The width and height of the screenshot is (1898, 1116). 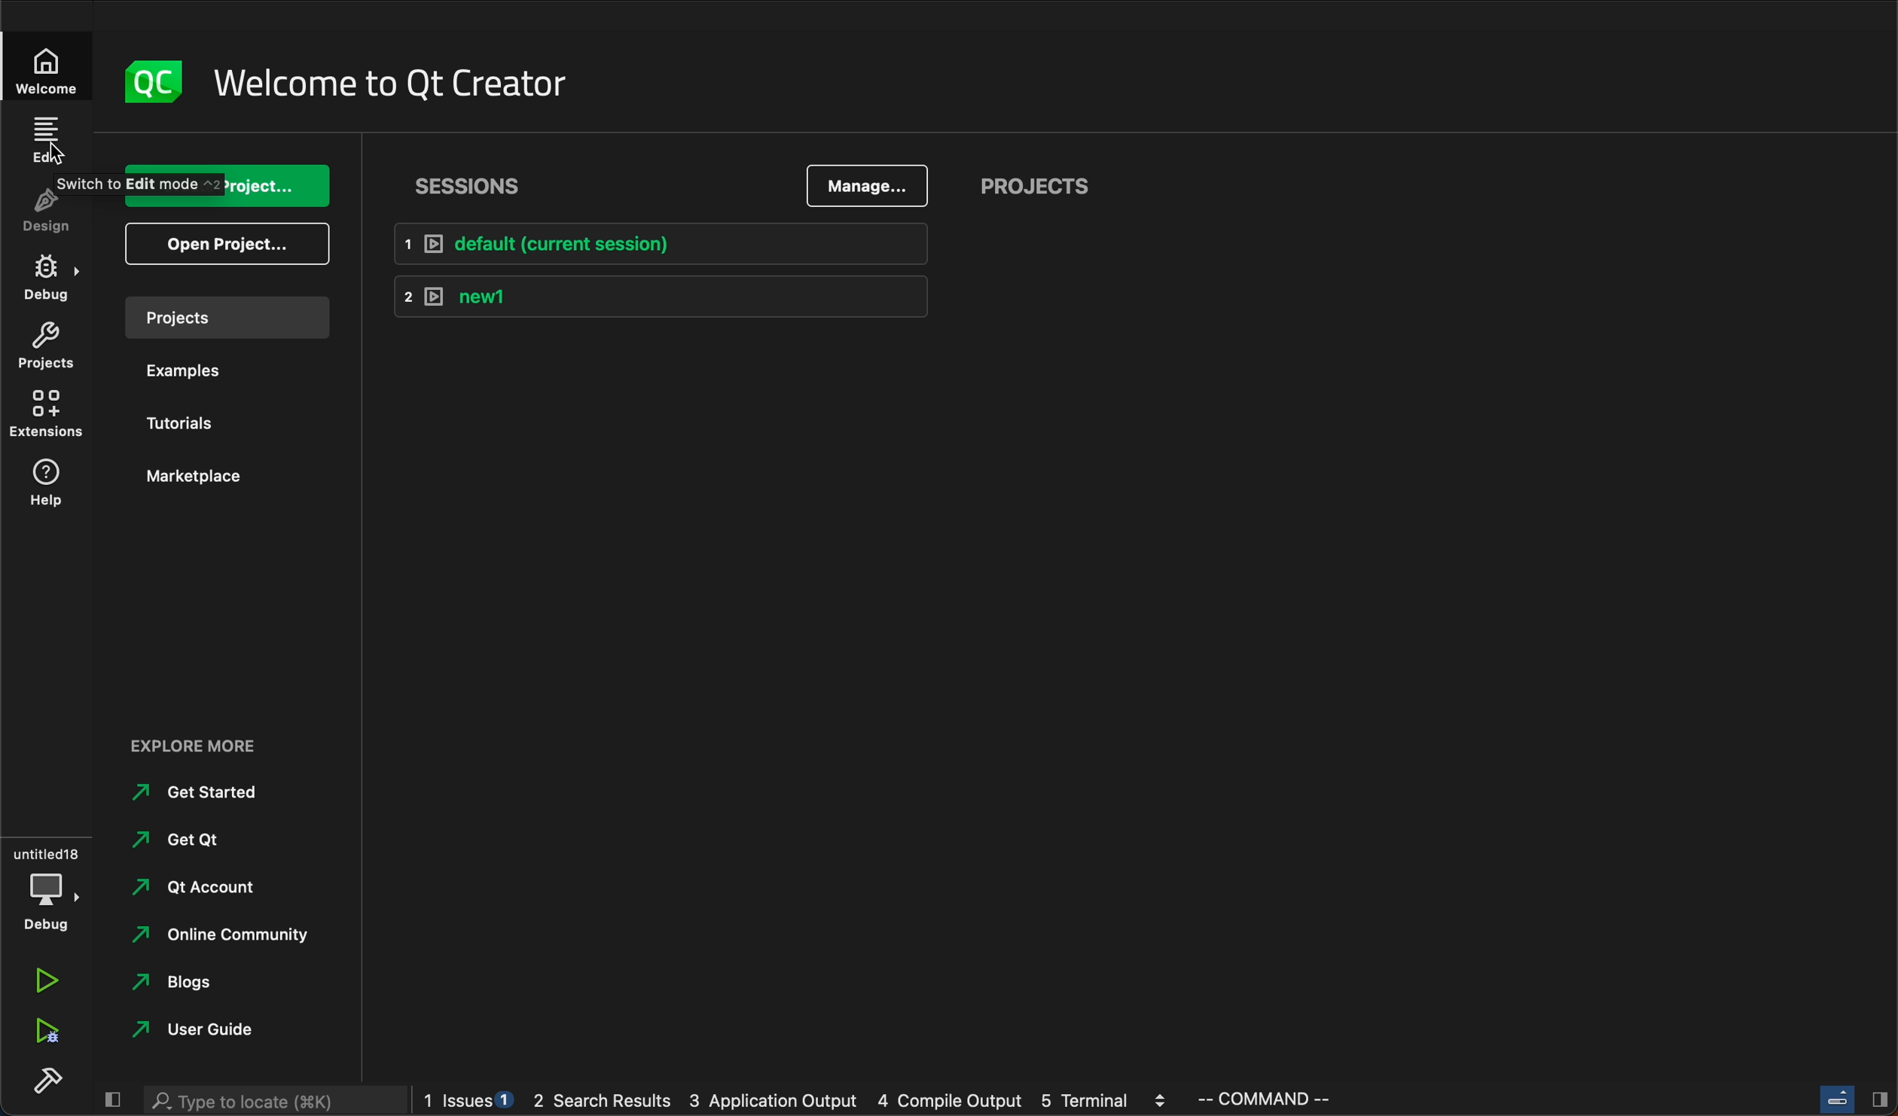 What do you see at coordinates (773, 1103) in the screenshot?
I see `application output` at bounding box center [773, 1103].